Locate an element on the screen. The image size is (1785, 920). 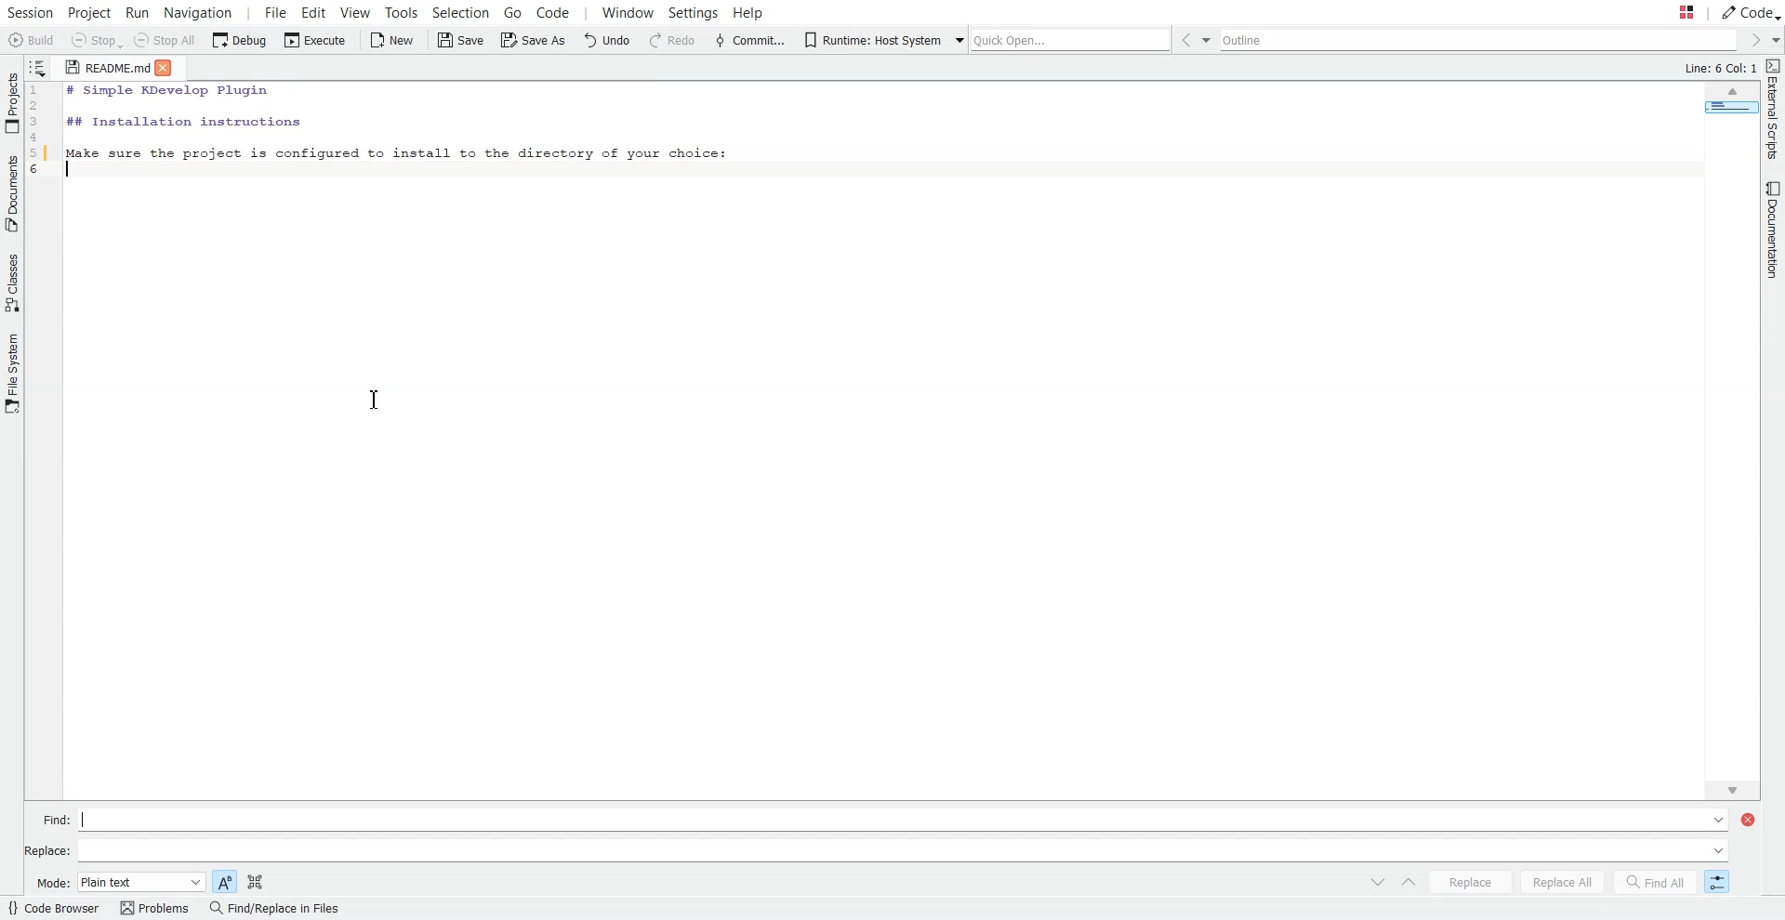
Find/Replace in Files is located at coordinates (273, 909).